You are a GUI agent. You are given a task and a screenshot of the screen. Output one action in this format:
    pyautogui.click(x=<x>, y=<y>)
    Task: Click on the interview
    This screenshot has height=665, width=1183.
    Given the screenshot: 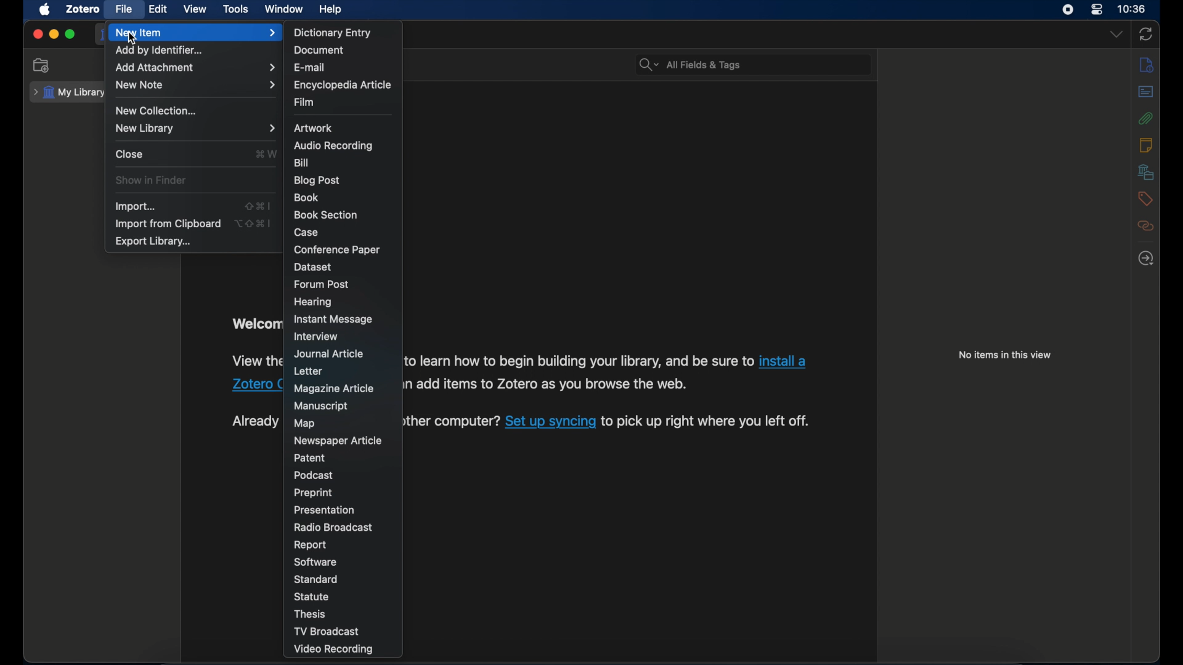 What is the action you would take?
    pyautogui.click(x=317, y=336)
    